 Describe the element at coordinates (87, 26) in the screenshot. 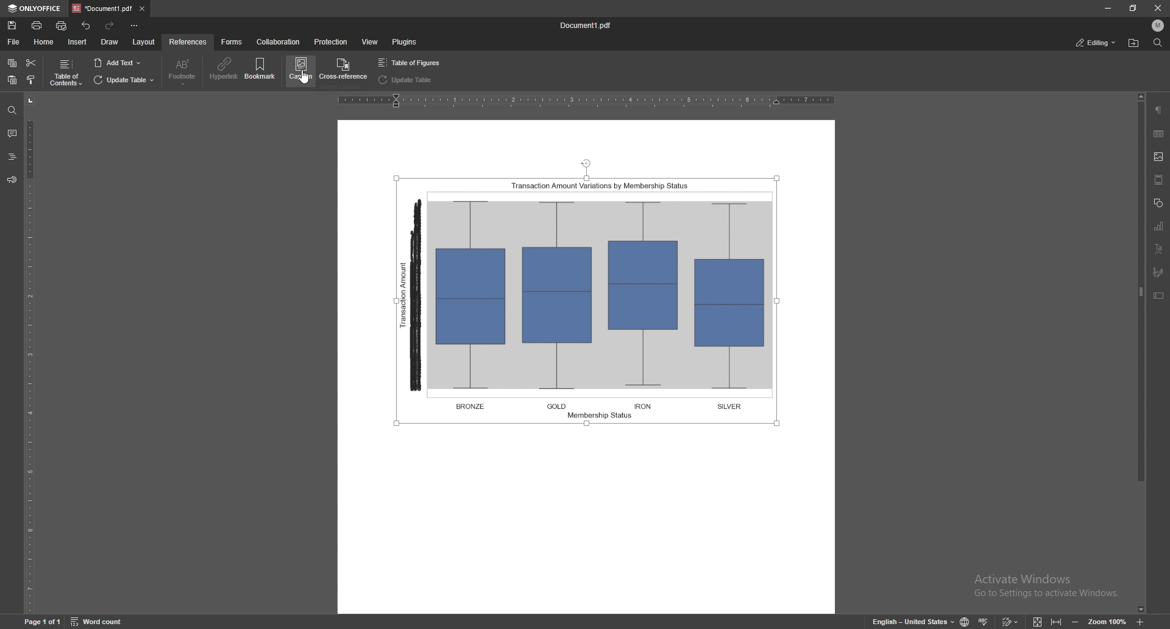

I see `undo` at that location.